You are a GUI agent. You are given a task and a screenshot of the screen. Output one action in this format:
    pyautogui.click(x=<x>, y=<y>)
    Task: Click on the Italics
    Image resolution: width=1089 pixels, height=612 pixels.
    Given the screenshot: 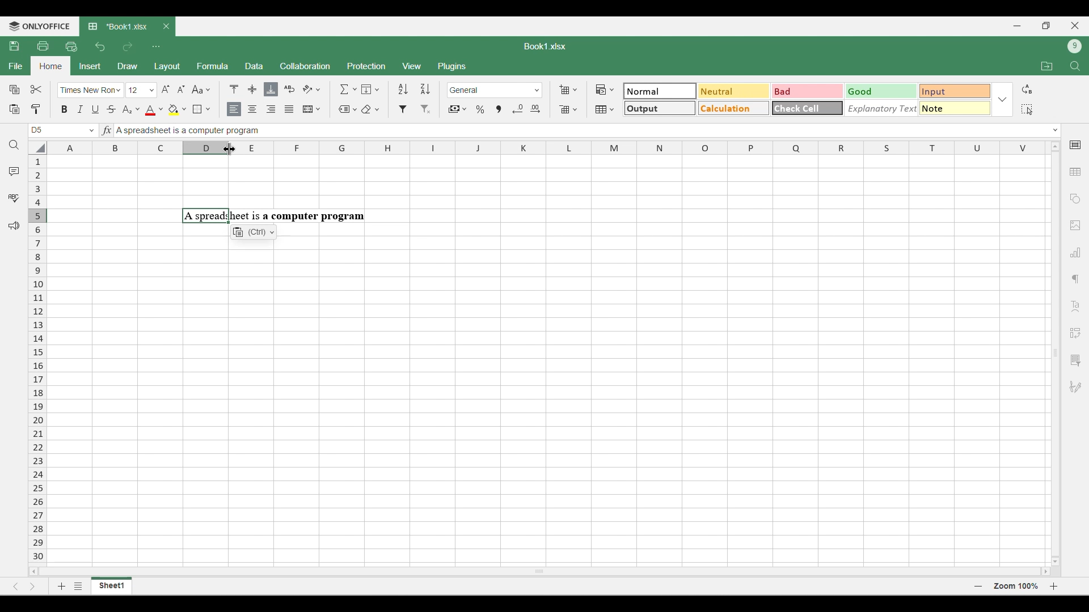 What is the action you would take?
    pyautogui.click(x=80, y=109)
    